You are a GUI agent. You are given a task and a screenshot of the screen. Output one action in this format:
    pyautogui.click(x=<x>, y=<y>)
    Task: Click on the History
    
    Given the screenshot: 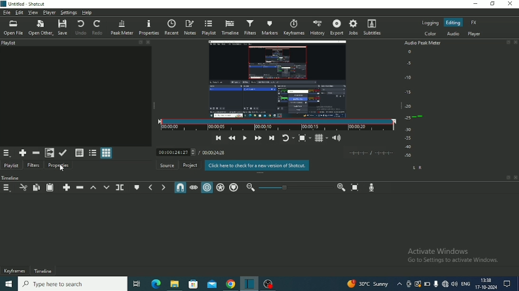 What is the action you would take?
    pyautogui.click(x=318, y=27)
    